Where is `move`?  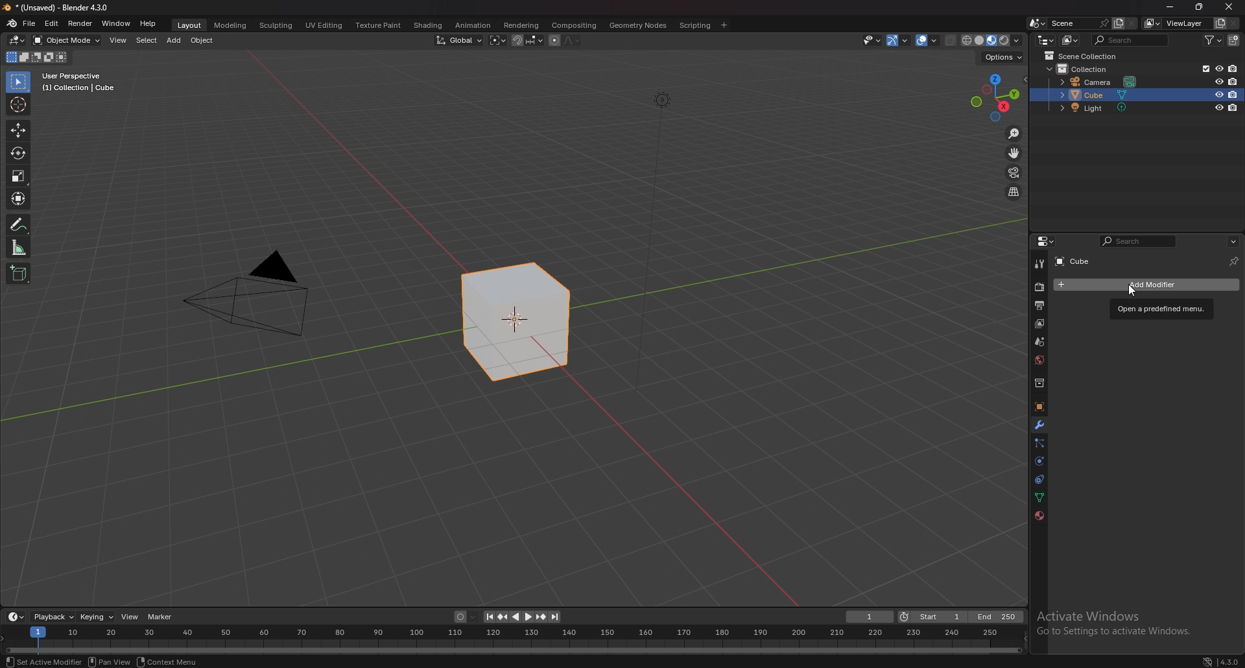
move is located at coordinates (19, 129).